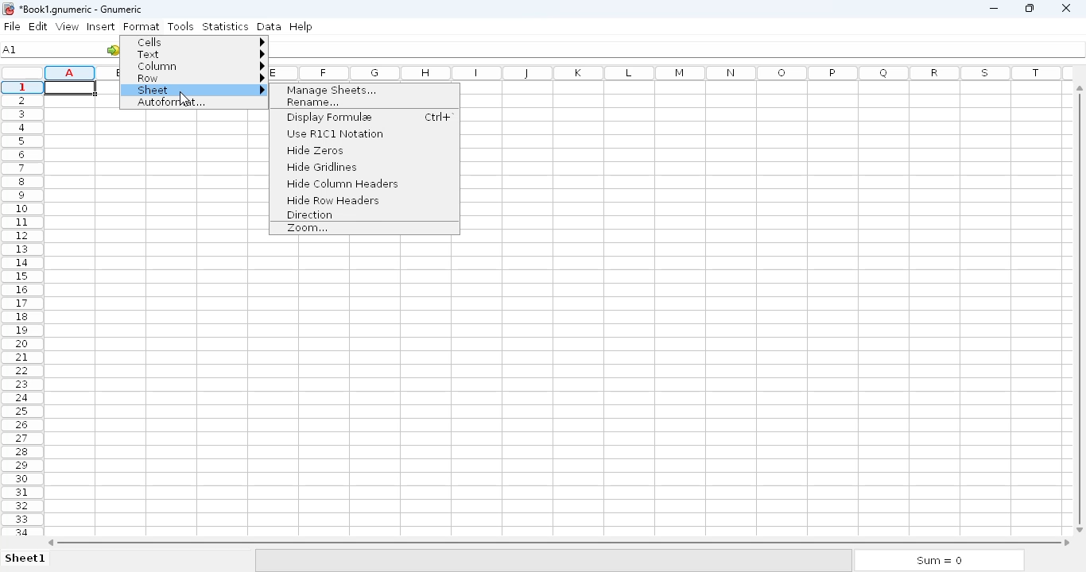 The image size is (1086, 572). Describe the element at coordinates (1082, 307) in the screenshot. I see `vertical scroll bar` at that location.